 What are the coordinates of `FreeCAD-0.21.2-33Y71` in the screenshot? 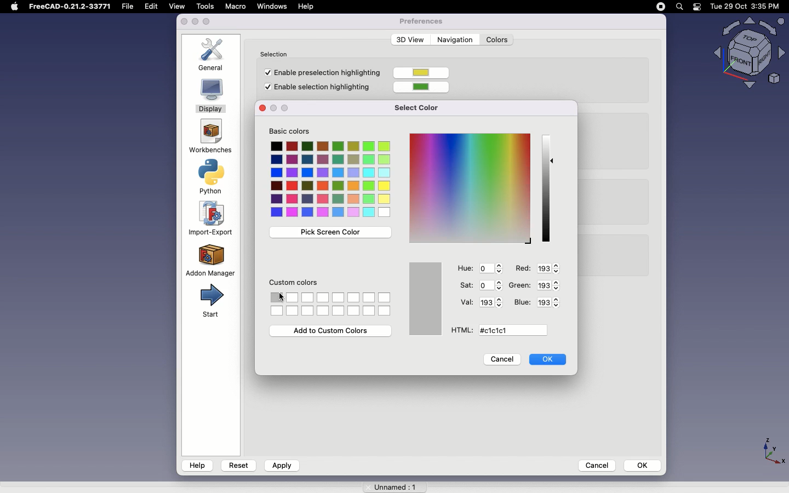 It's located at (72, 8).